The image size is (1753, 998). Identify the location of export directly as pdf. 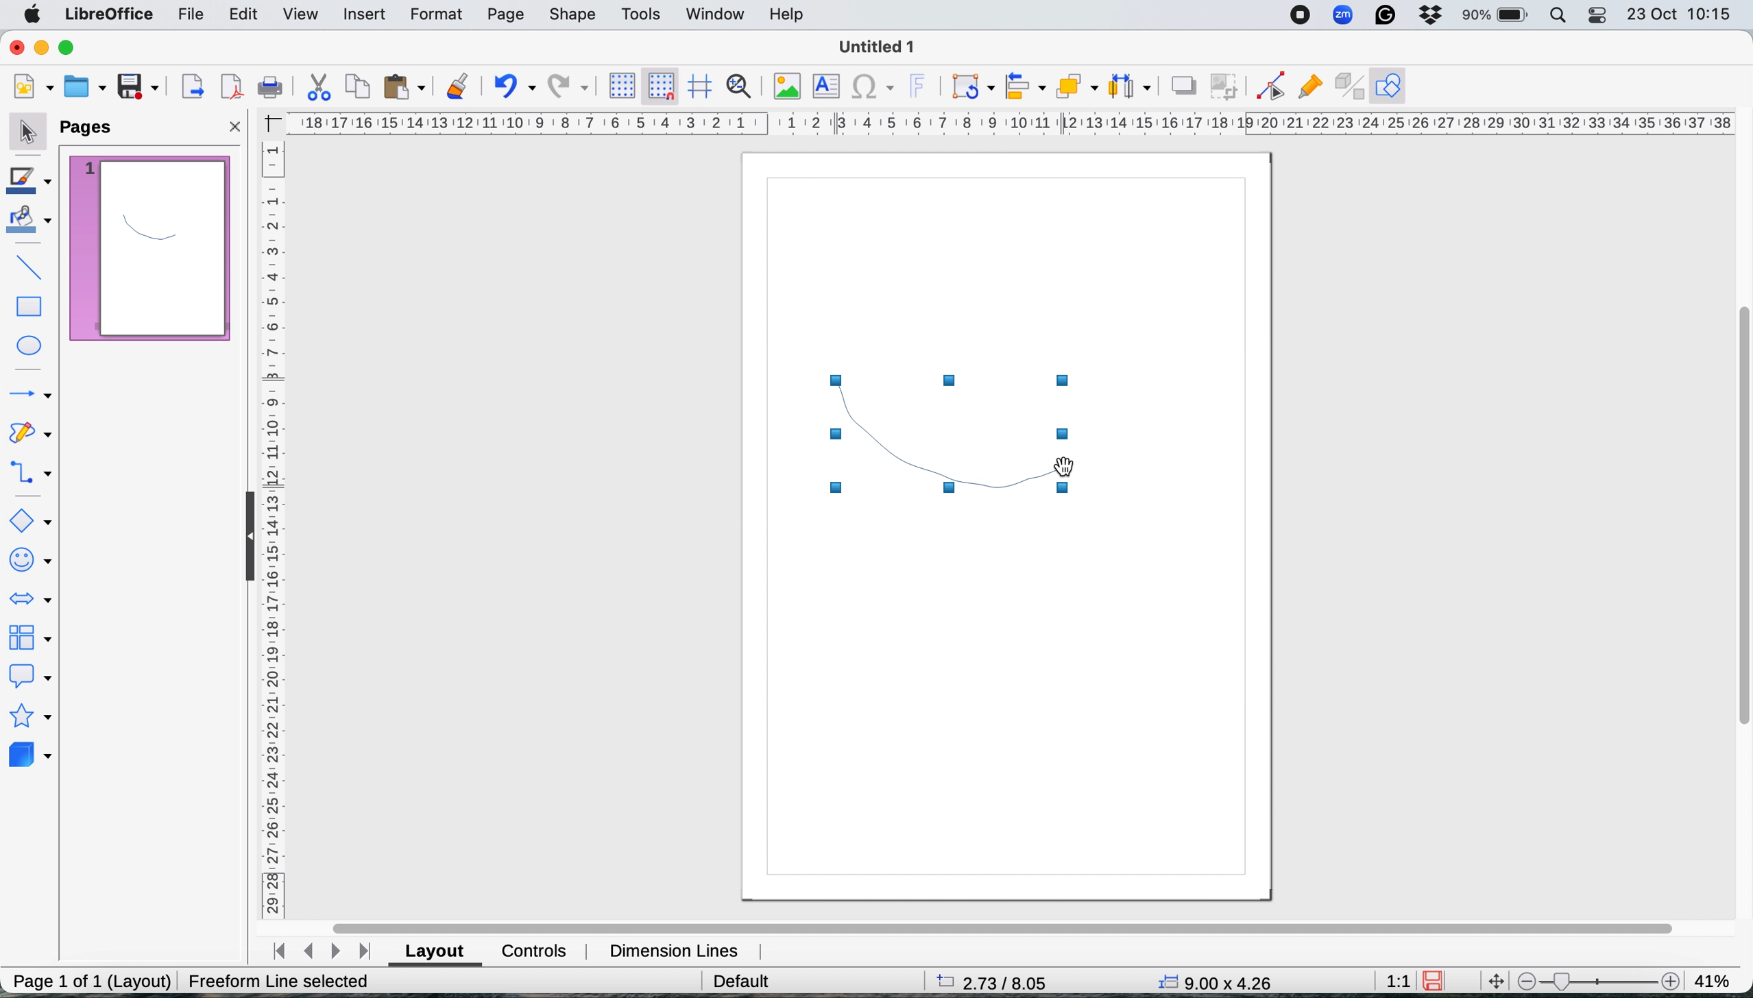
(232, 86).